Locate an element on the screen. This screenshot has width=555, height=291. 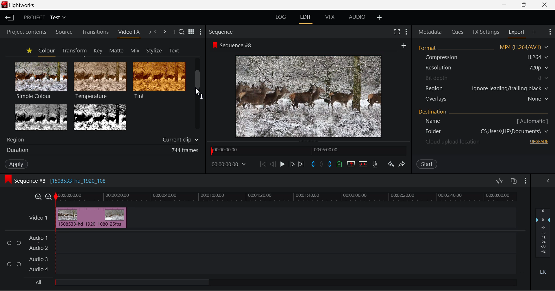
Sequence #8 is located at coordinates (238, 46).